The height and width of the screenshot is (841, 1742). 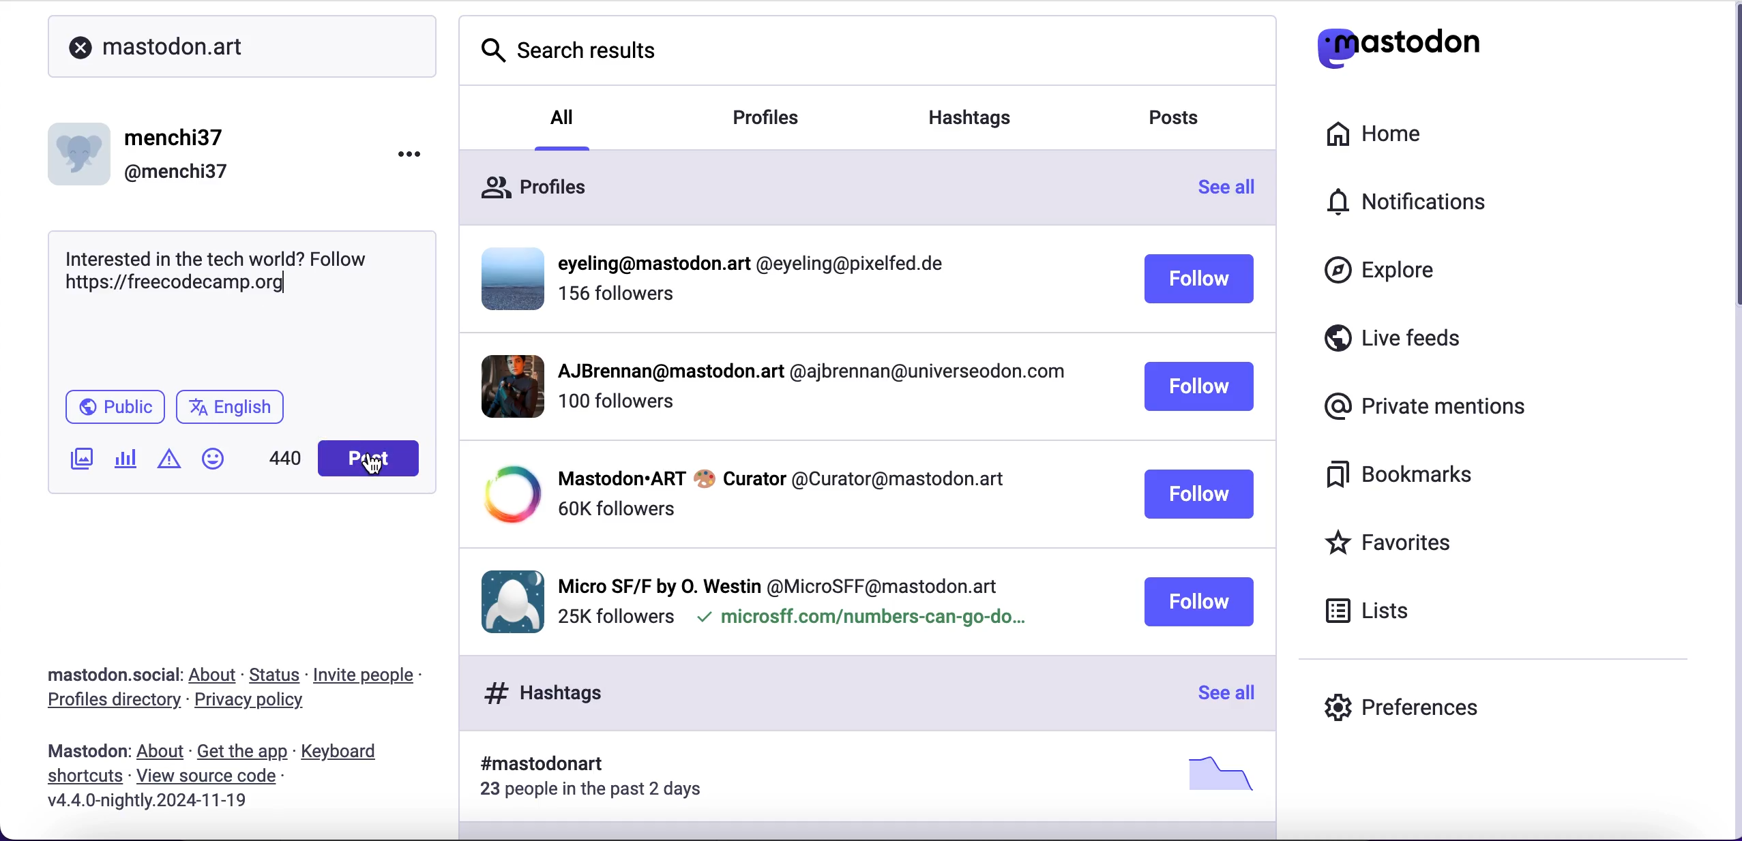 I want to click on privacy policy, so click(x=259, y=704).